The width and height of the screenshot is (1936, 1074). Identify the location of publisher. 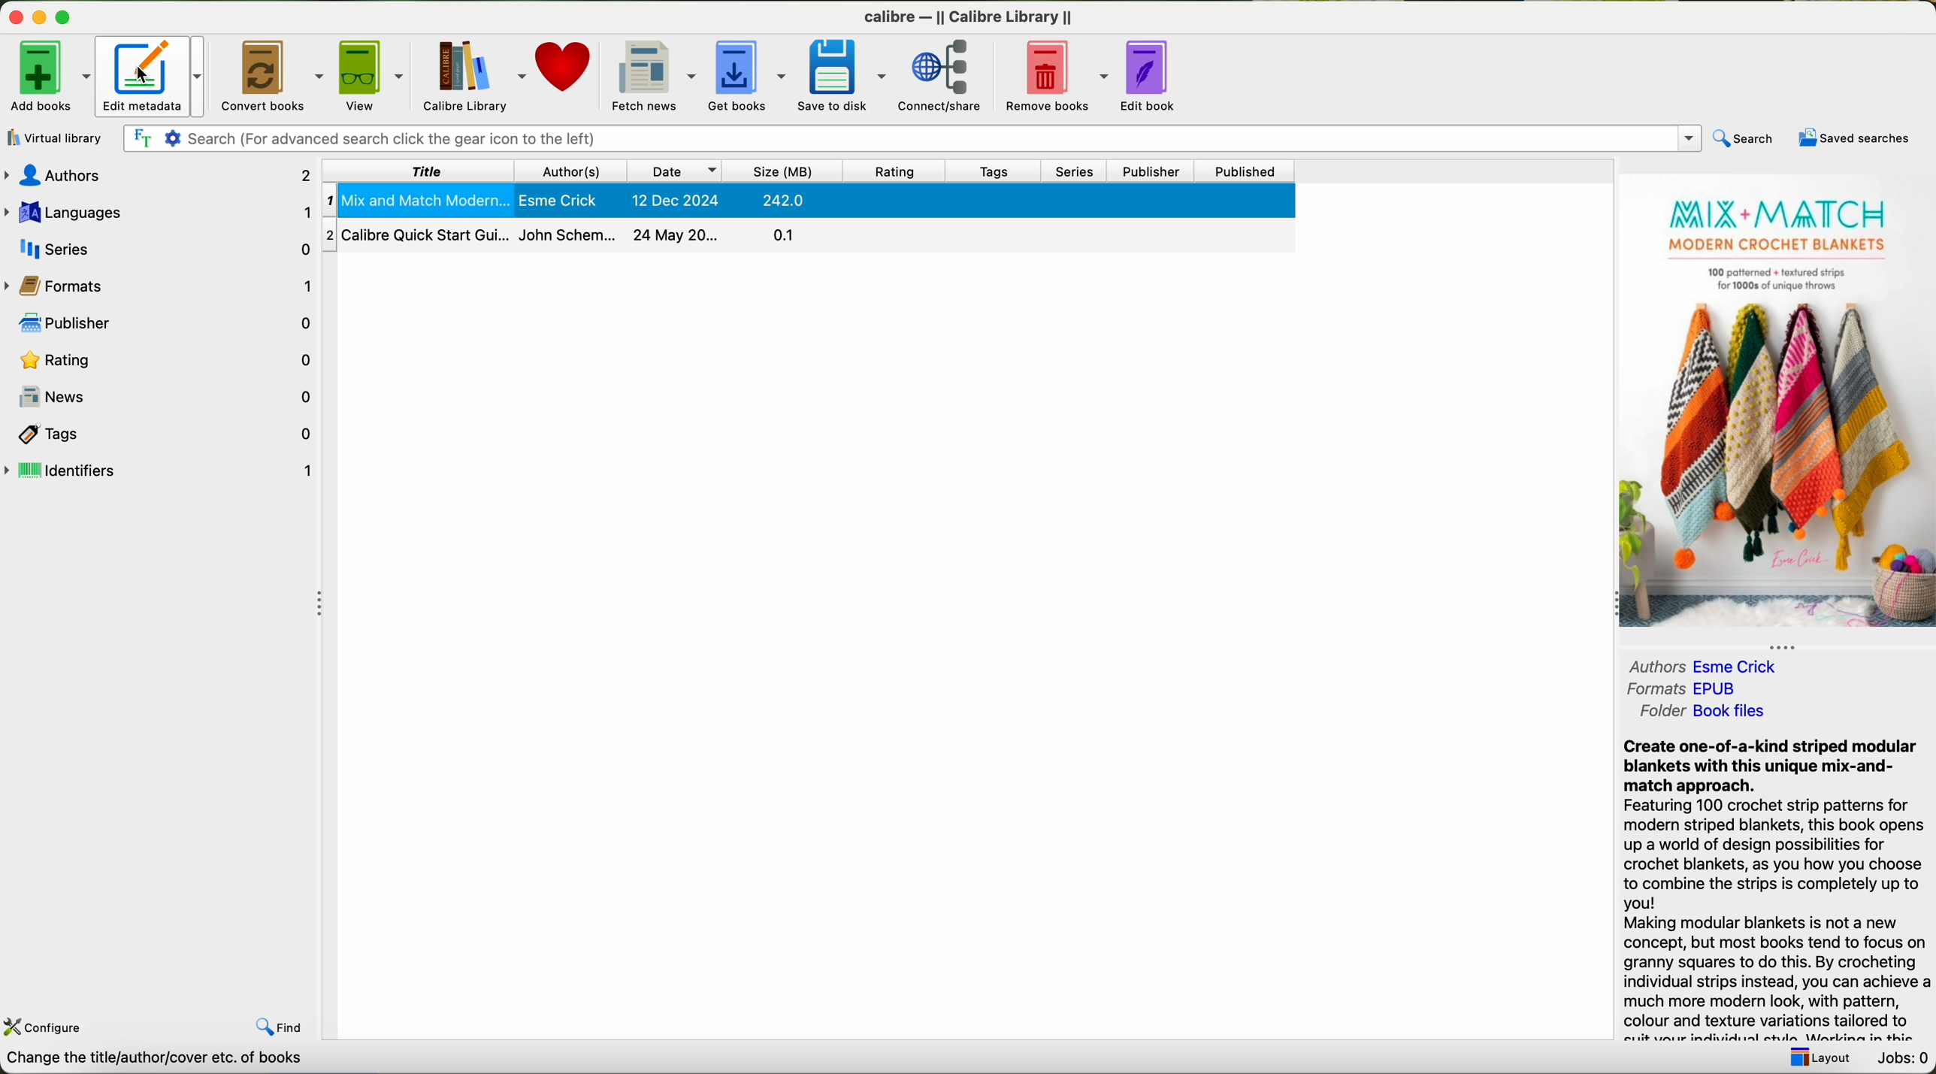
(1151, 172).